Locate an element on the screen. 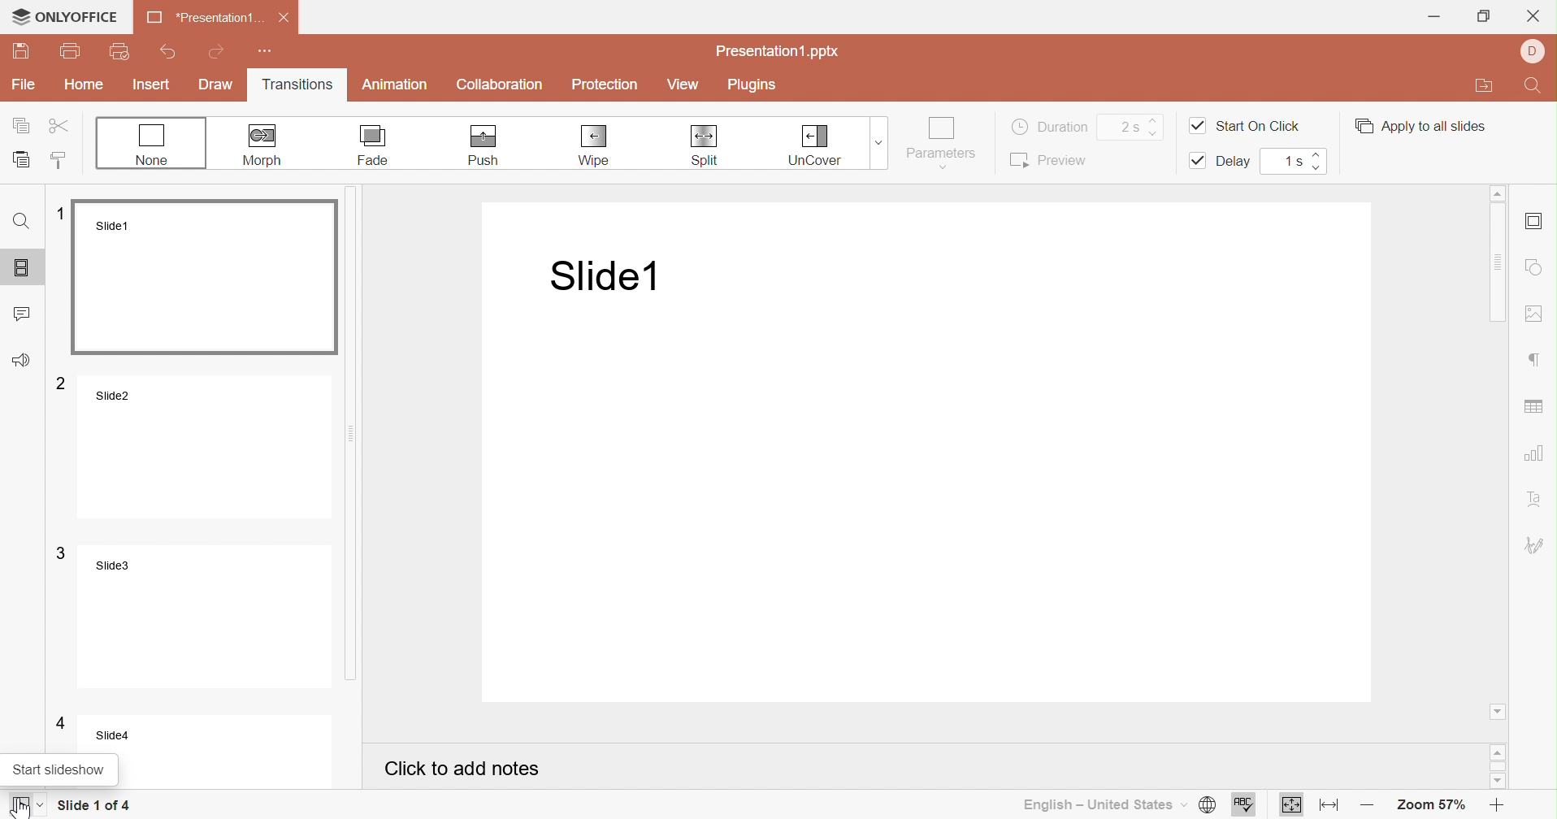  Signature is located at coordinates (1538, 546).